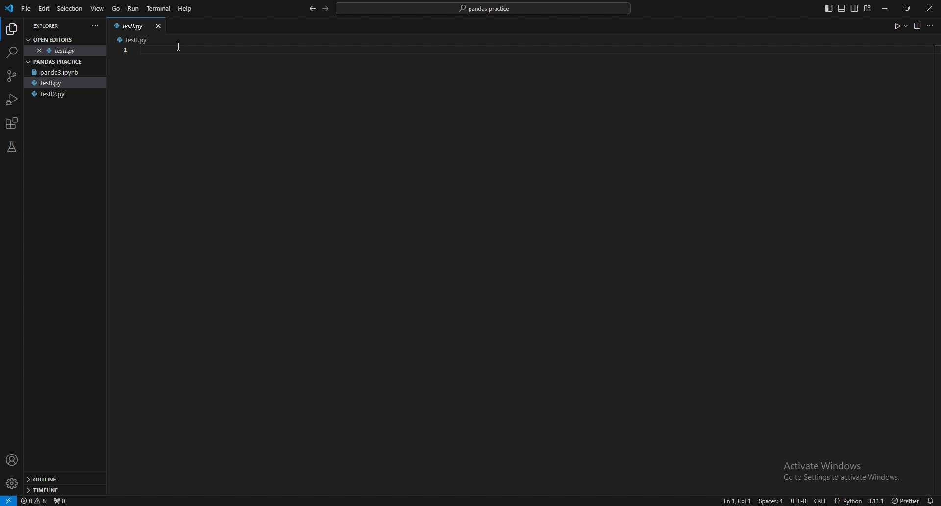  What do you see at coordinates (59, 50) in the screenshot?
I see `testt.py` at bounding box center [59, 50].